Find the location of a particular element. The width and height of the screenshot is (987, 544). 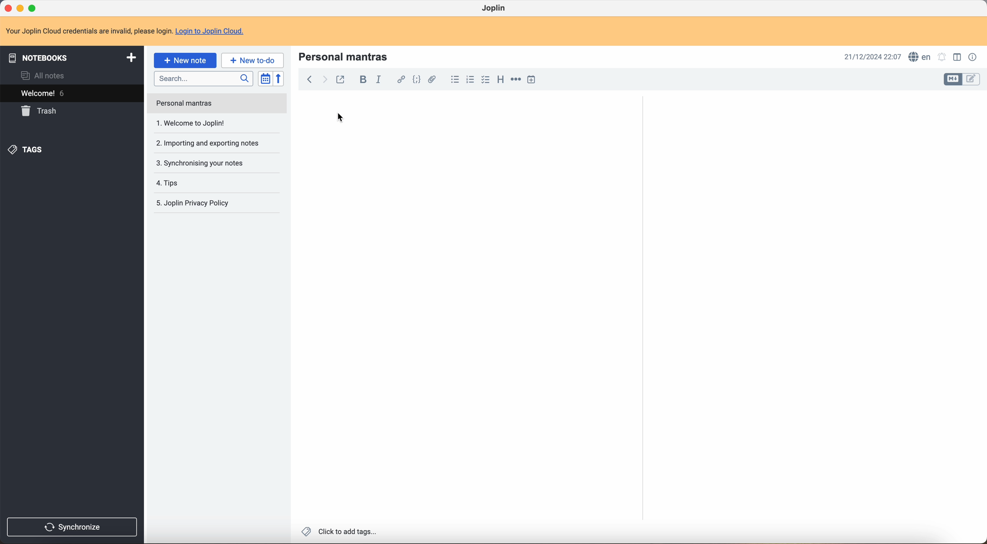

all notes is located at coordinates (41, 76).